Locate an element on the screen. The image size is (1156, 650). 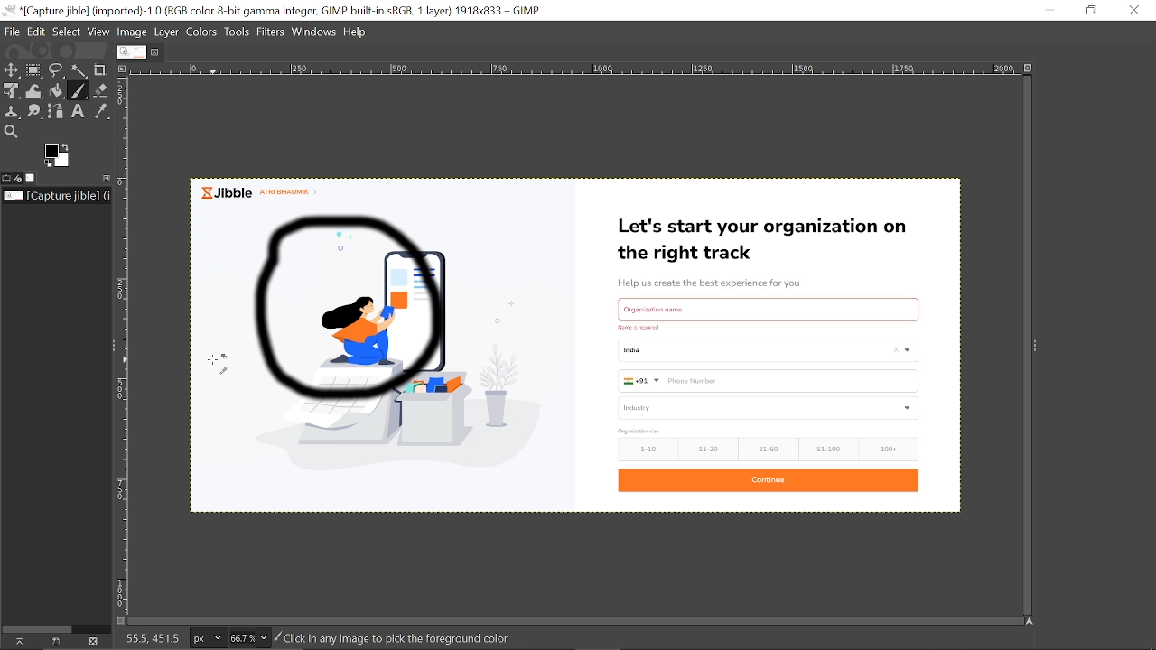
Raise this images displays is located at coordinates (17, 641).